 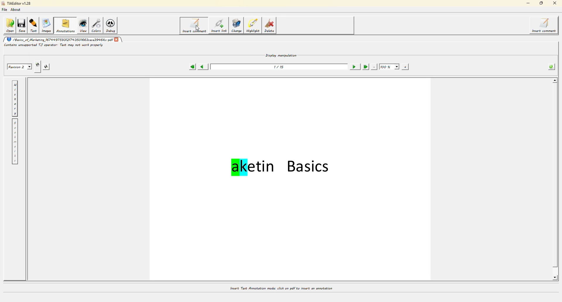 What do you see at coordinates (527, 3) in the screenshot?
I see `minimize` at bounding box center [527, 3].